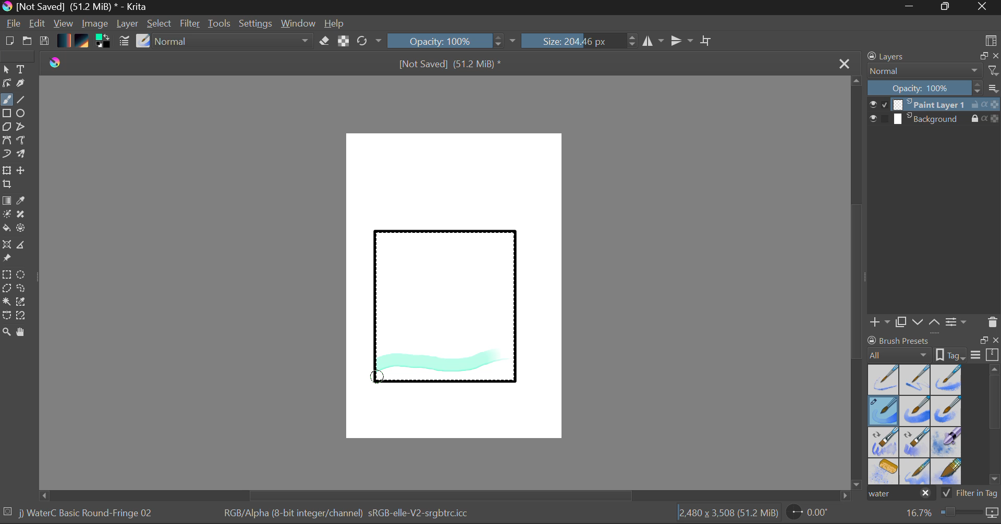  I want to click on View, so click(64, 23).